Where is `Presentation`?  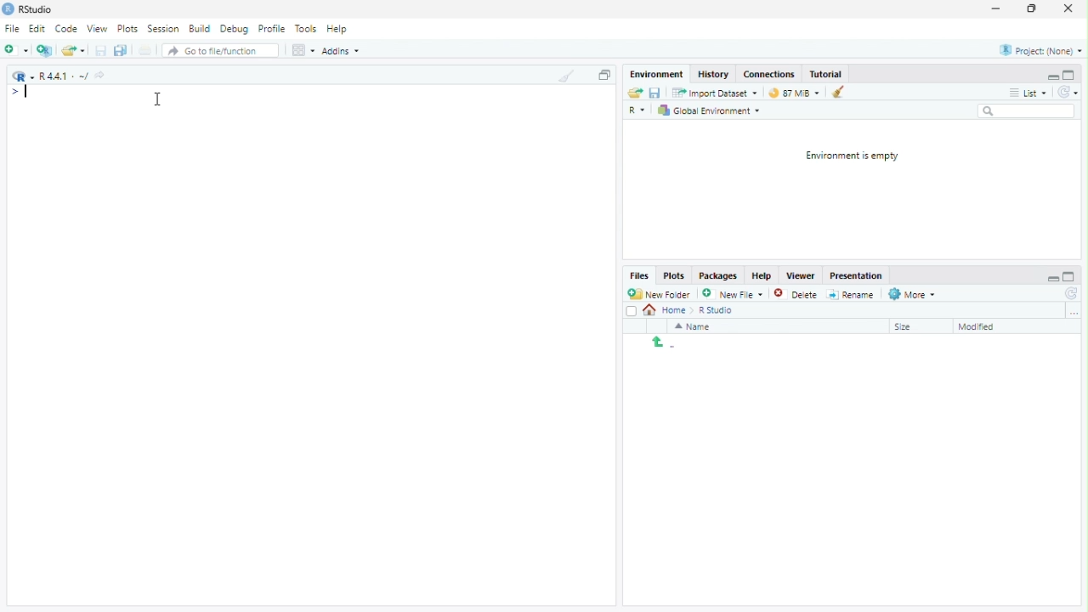 Presentation is located at coordinates (856, 276).